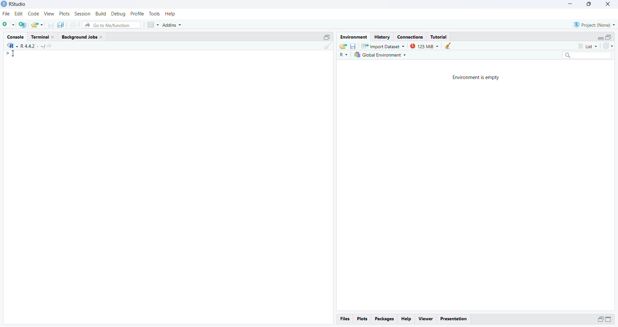  What do you see at coordinates (153, 25) in the screenshot?
I see `Workspace panes` at bounding box center [153, 25].